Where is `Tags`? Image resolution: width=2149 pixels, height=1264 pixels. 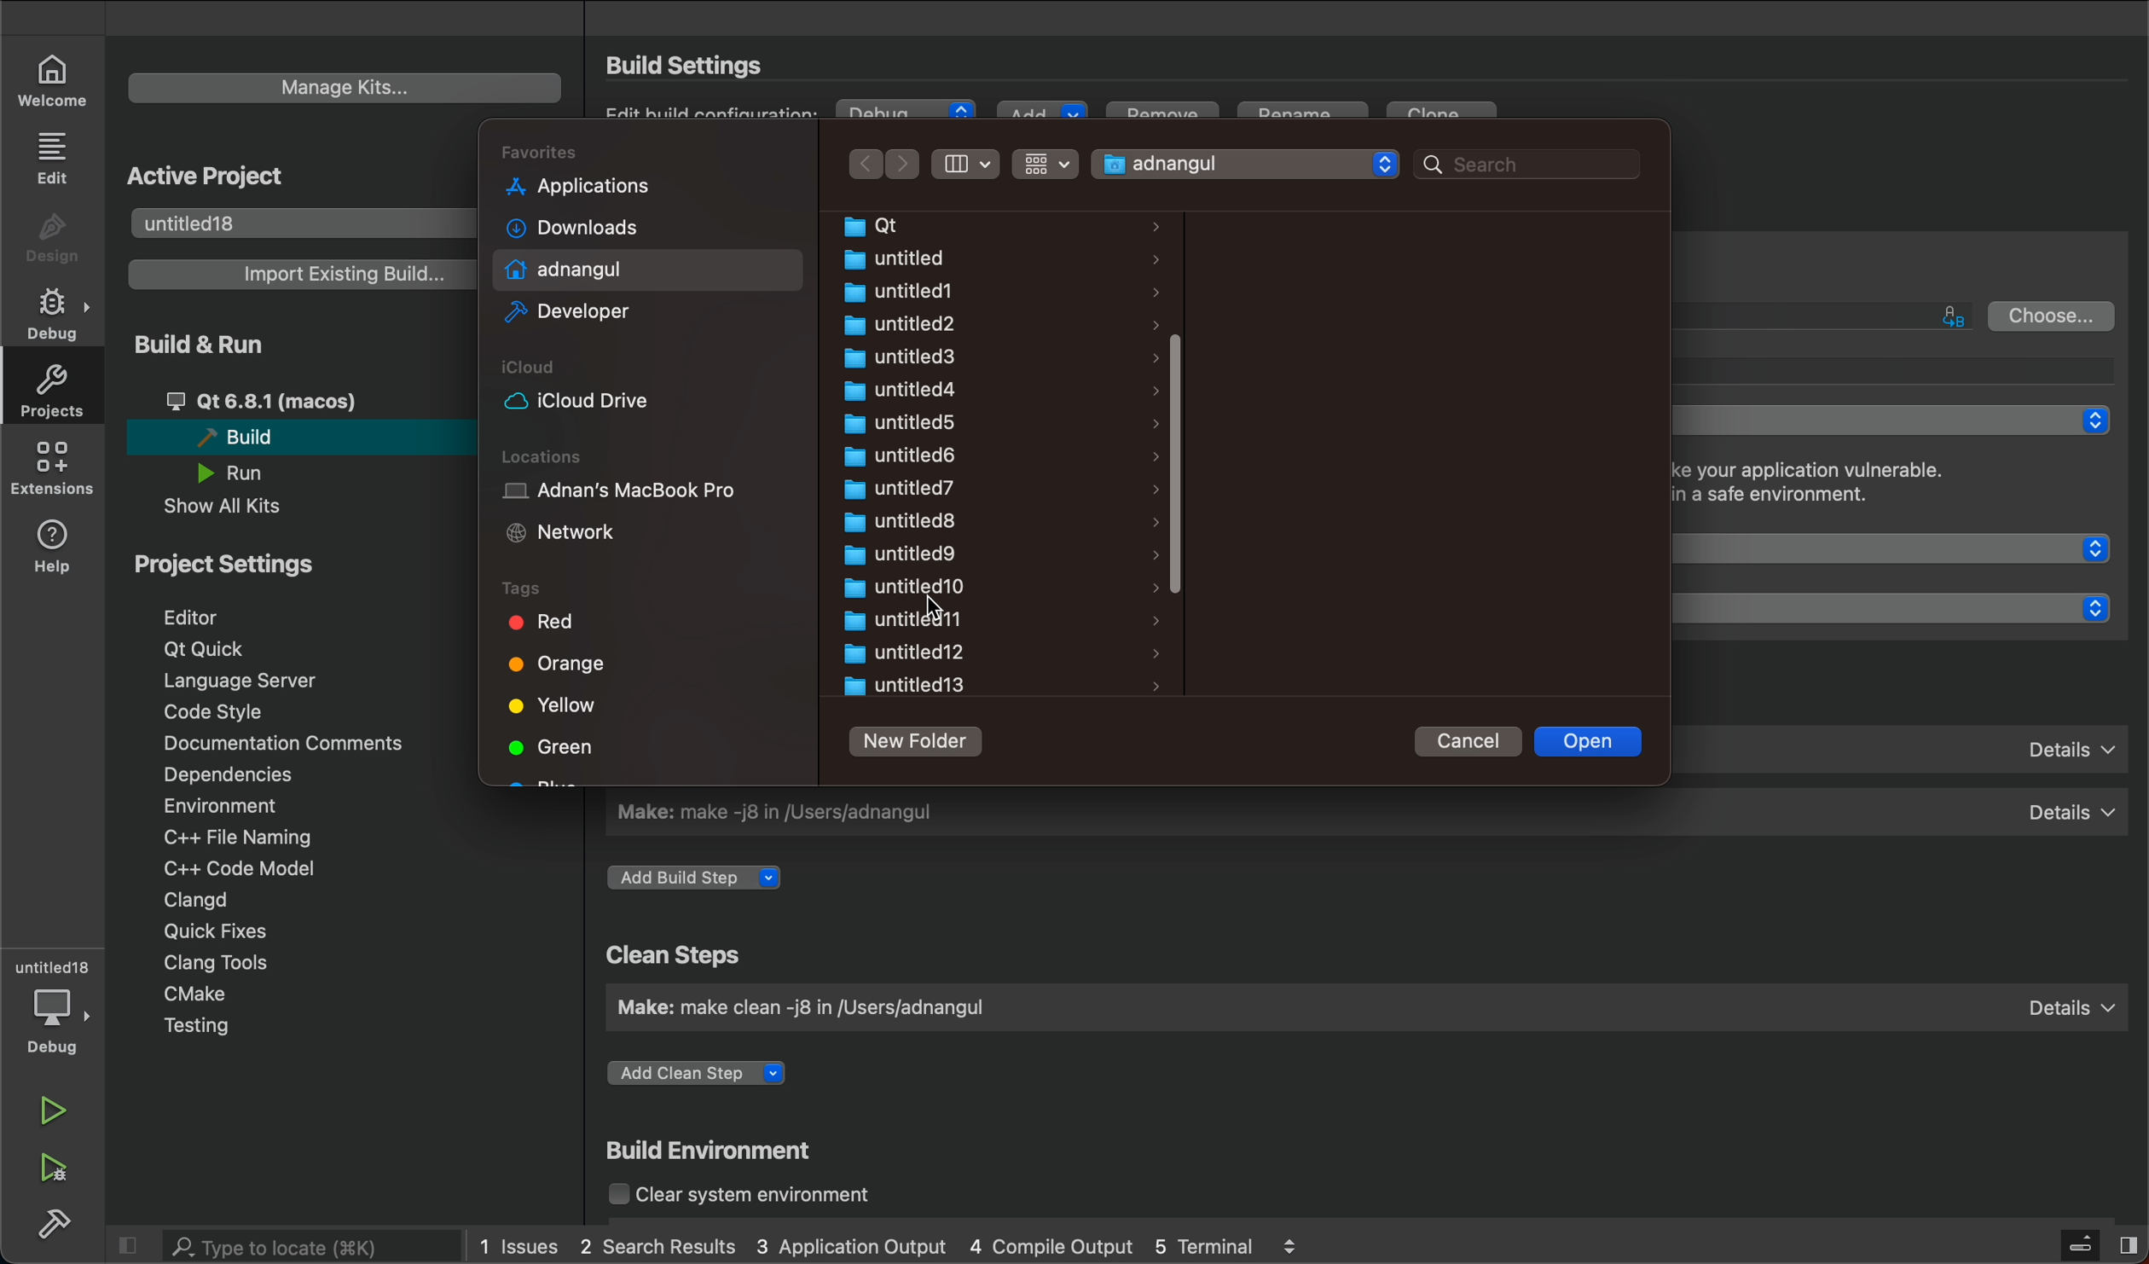
Tags is located at coordinates (521, 586).